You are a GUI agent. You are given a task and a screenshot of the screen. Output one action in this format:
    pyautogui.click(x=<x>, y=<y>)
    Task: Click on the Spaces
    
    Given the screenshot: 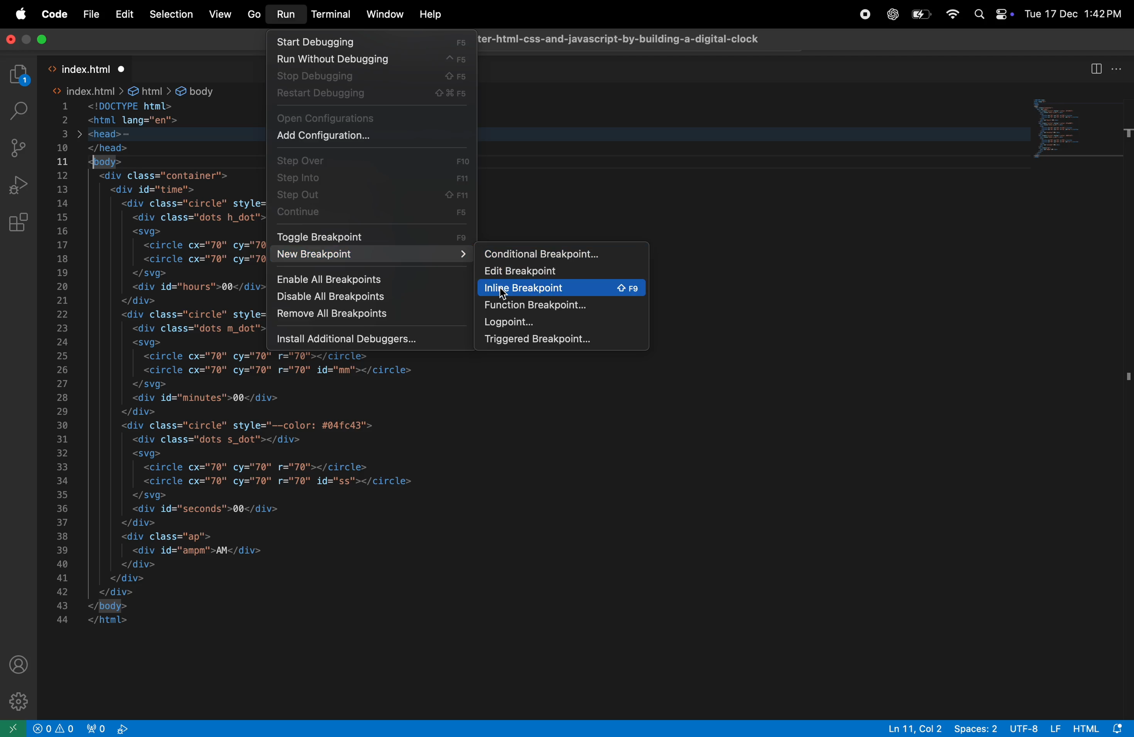 What is the action you would take?
    pyautogui.click(x=977, y=728)
    